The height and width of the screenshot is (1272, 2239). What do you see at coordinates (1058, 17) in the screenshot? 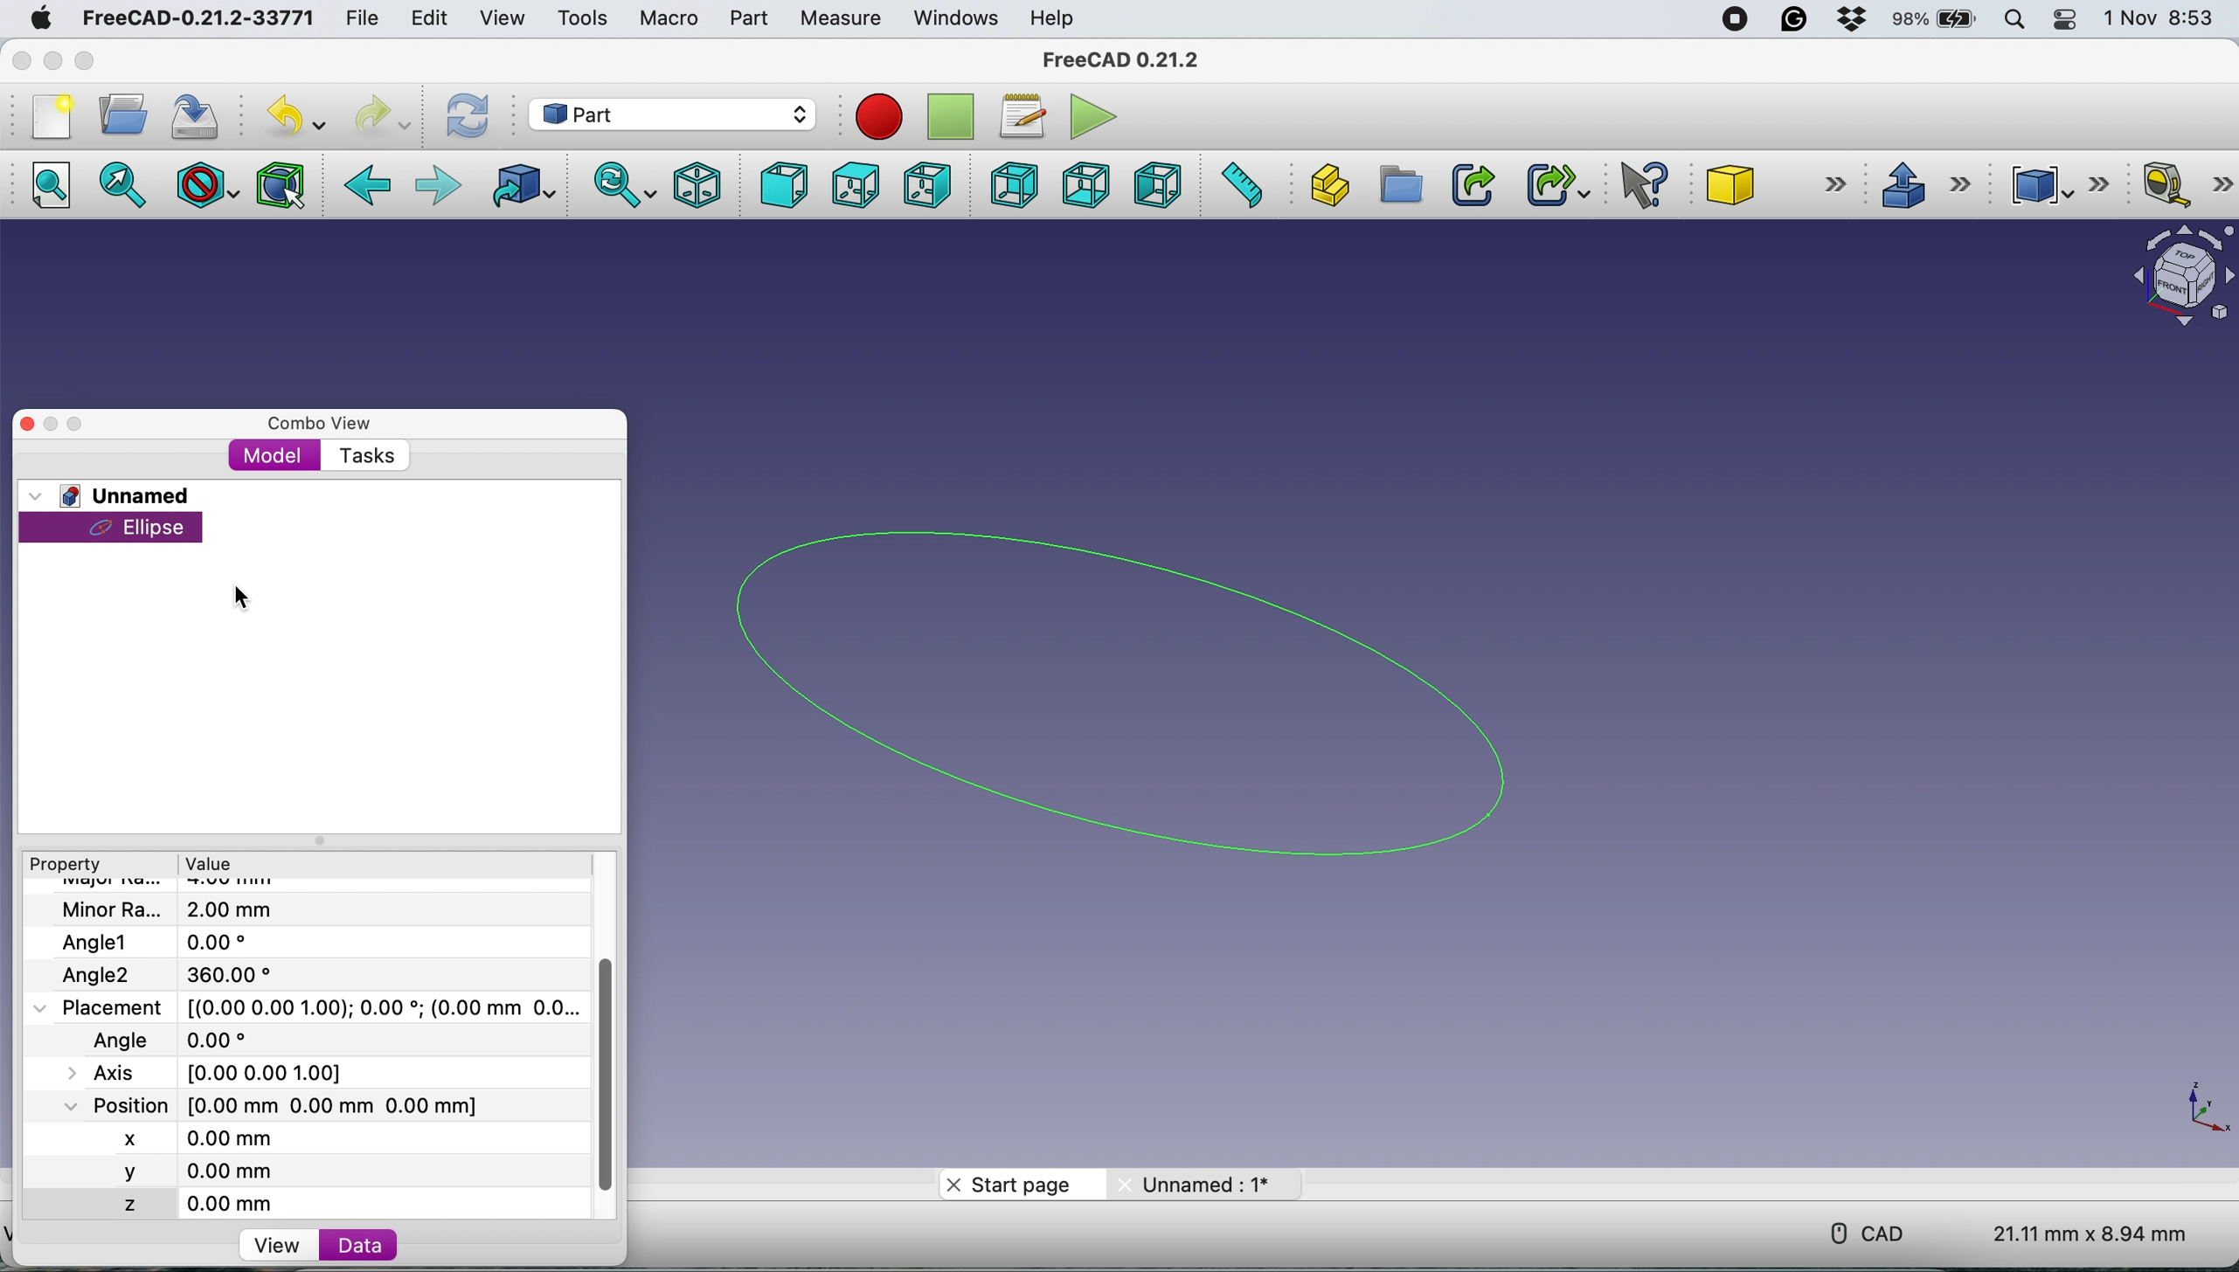
I see `help` at bounding box center [1058, 17].